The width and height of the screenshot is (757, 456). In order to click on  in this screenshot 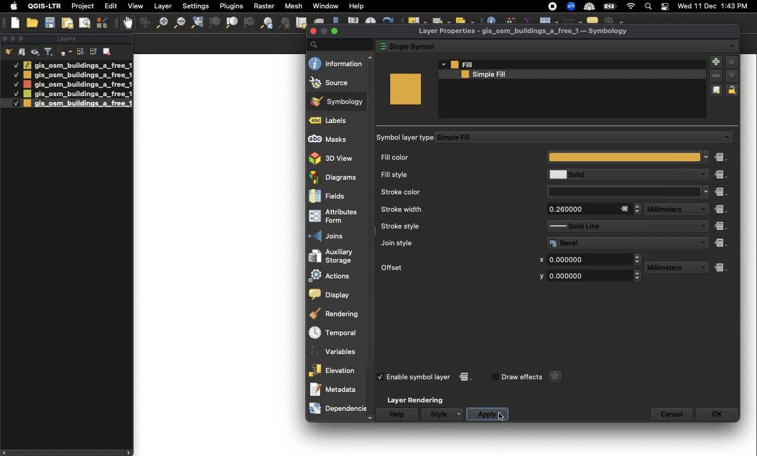, I will do `click(466, 377)`.